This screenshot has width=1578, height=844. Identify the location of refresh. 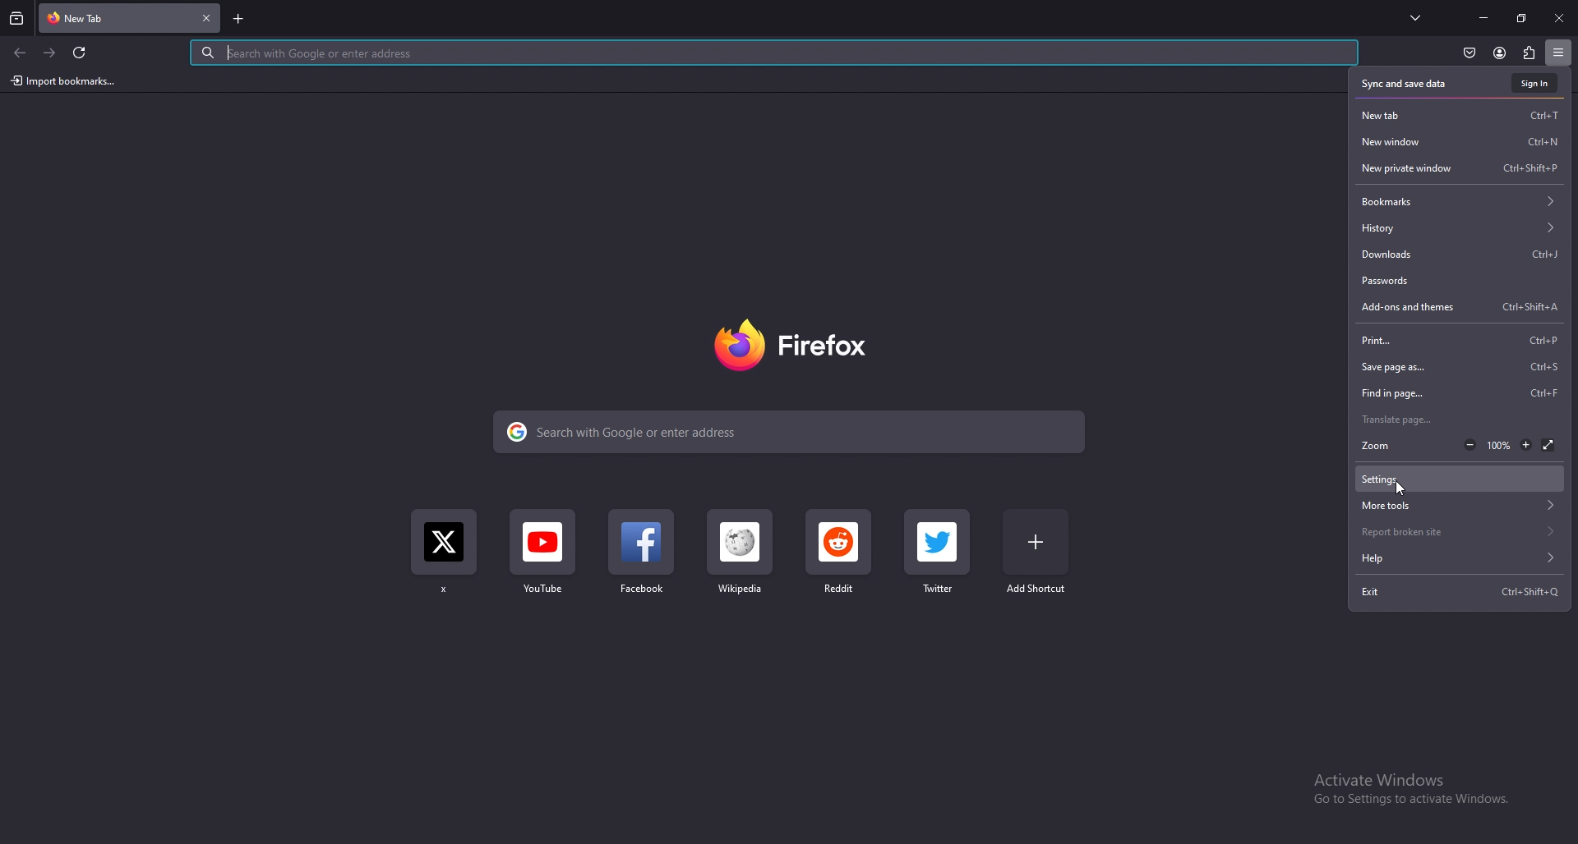
(81, 53).